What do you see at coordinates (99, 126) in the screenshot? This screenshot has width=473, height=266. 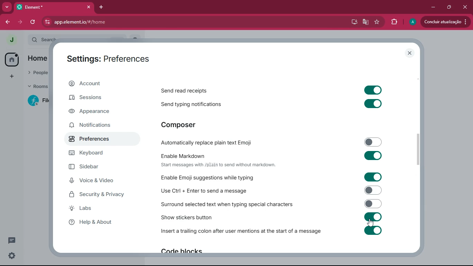 I see `notifications` at bounding box center [99, 126].